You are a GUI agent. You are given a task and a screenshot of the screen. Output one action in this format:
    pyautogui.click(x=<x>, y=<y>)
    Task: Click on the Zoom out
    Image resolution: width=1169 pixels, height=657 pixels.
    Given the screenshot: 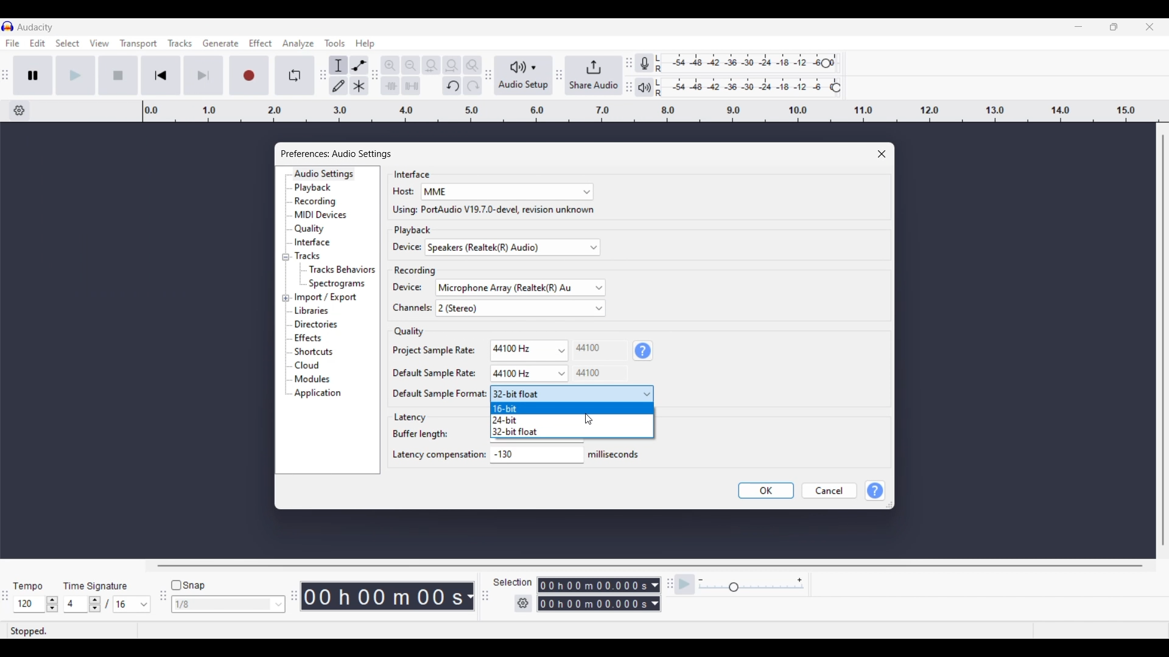 What is the action you would take?
    pyautogui.click(x=410, y=65)
    